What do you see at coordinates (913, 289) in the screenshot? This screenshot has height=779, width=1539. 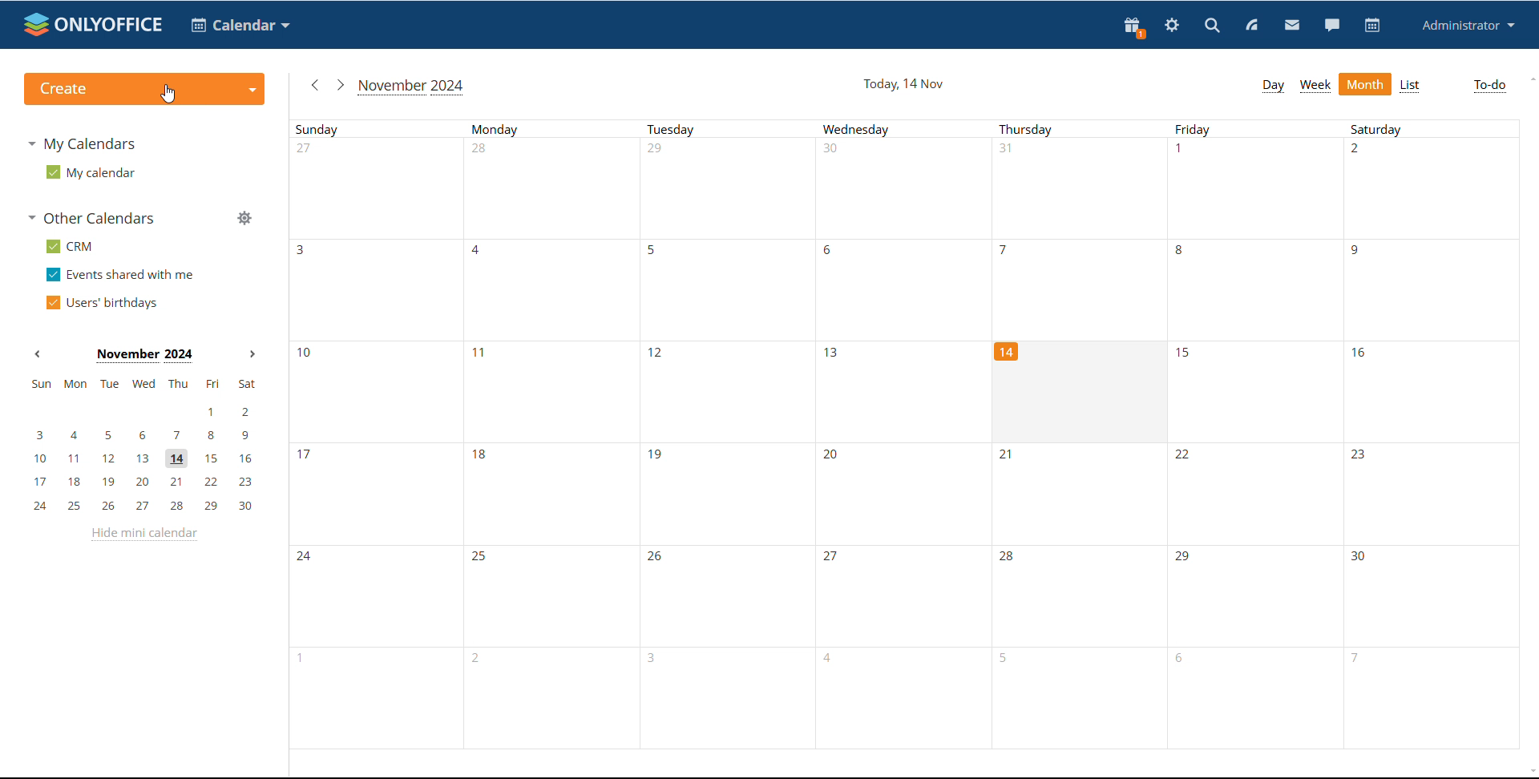 I see `Different dates of the month` at bounding box center [913, 289].